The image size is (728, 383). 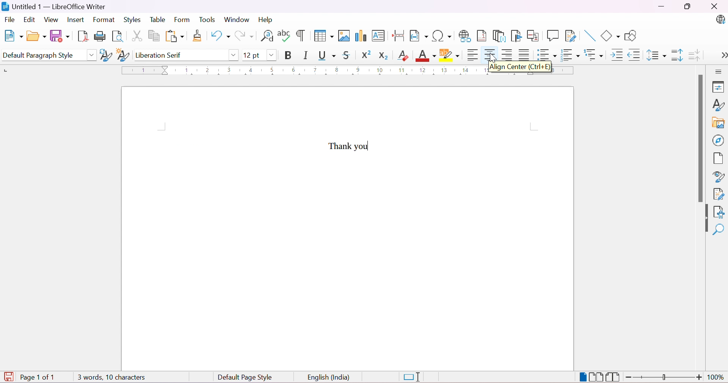 What do you see at coordinates (719, 105) in the screenshot?
I see `Styles` at bounding box center [719, 105].